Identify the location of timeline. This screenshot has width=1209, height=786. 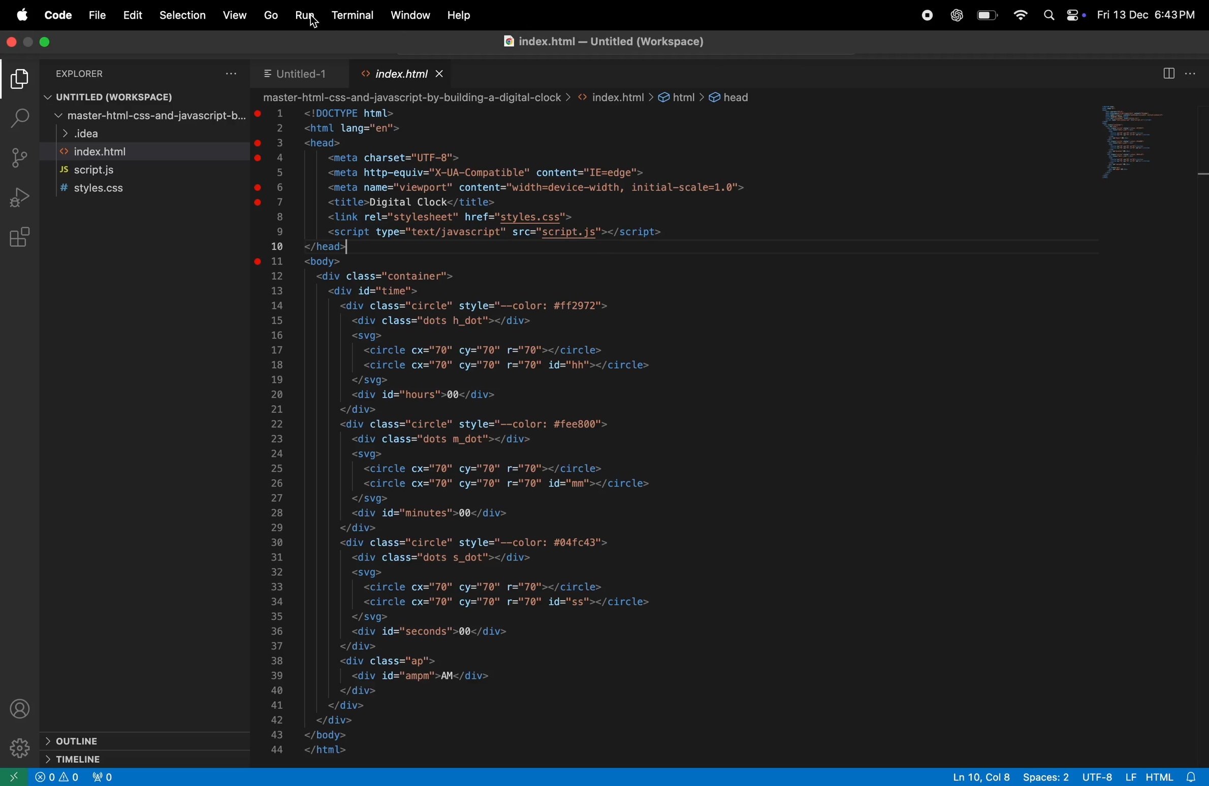
(122, 759).